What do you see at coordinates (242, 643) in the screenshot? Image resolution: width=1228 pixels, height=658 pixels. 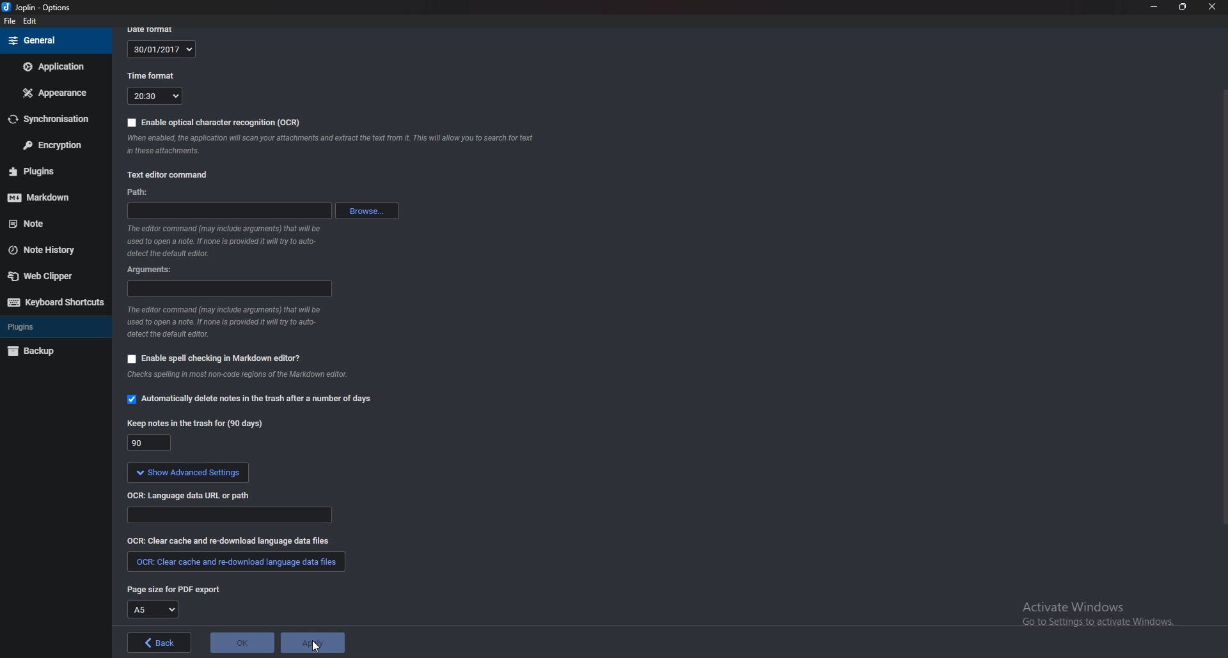 I see `ok` at bounding box center [242, 643].